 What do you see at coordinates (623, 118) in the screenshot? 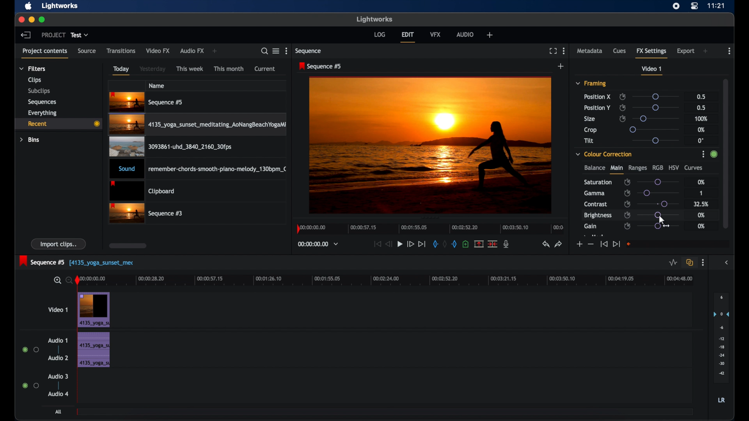
I see `enable/disable keyframes` at bounding box center [623, 118].